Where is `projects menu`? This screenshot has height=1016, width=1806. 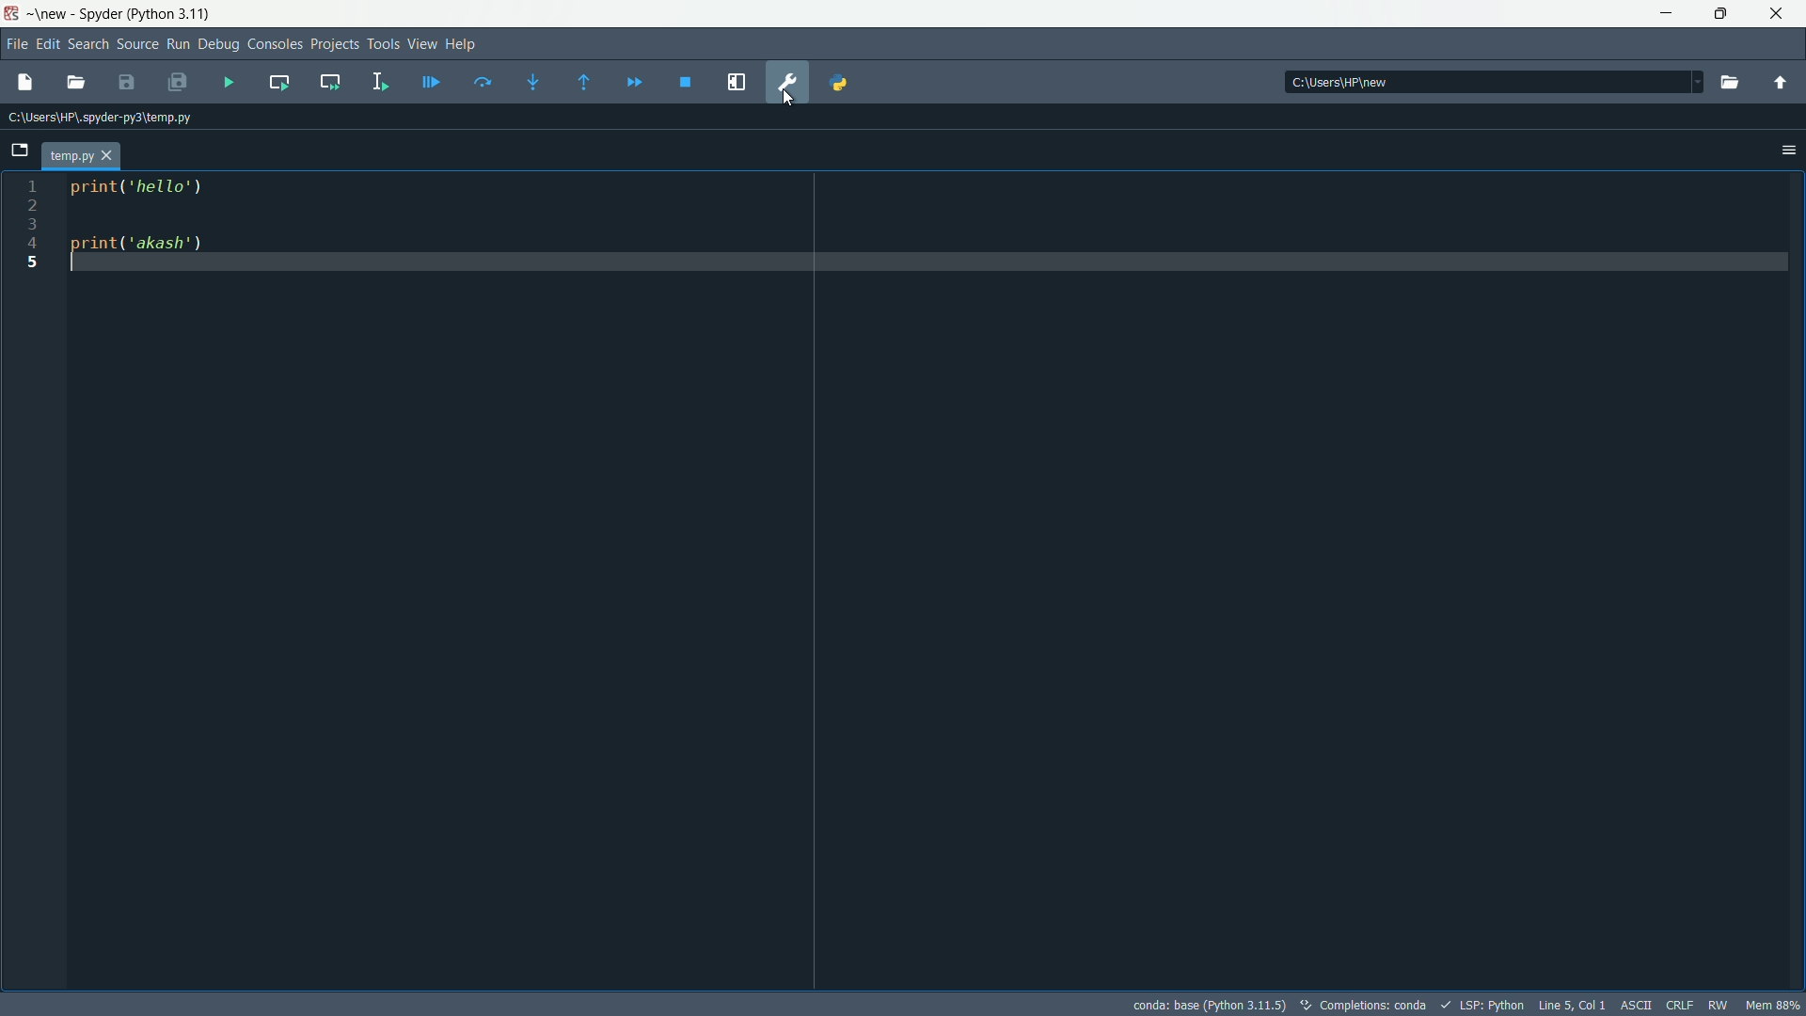
projects menu is located at coordinates (333, 43).